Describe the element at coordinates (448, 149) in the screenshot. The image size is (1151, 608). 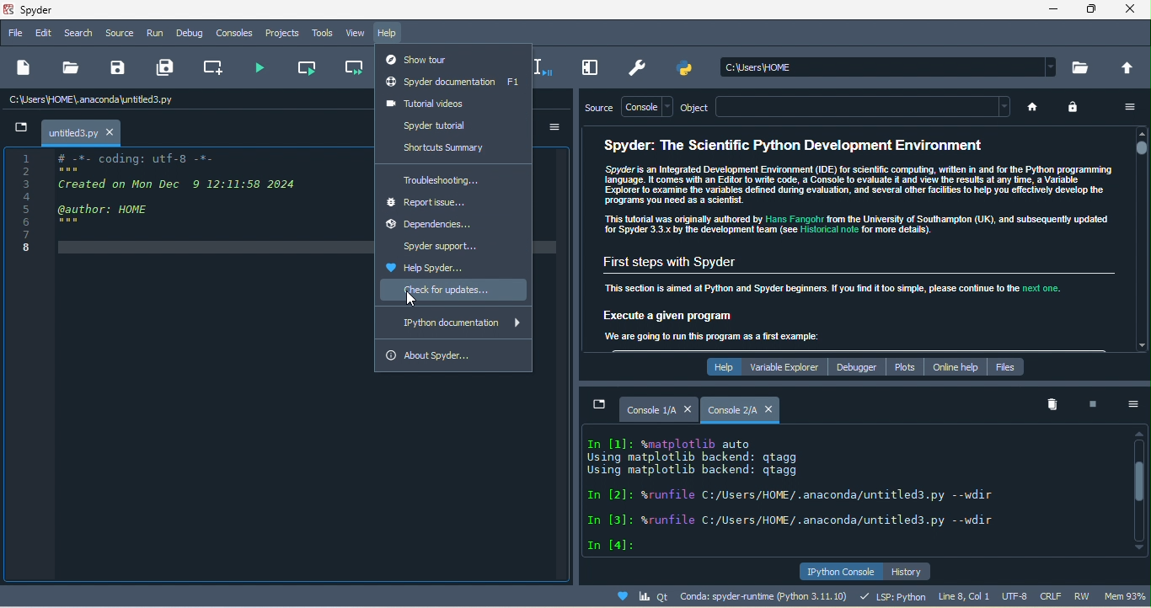
I see `shortcuts summary` at that location.